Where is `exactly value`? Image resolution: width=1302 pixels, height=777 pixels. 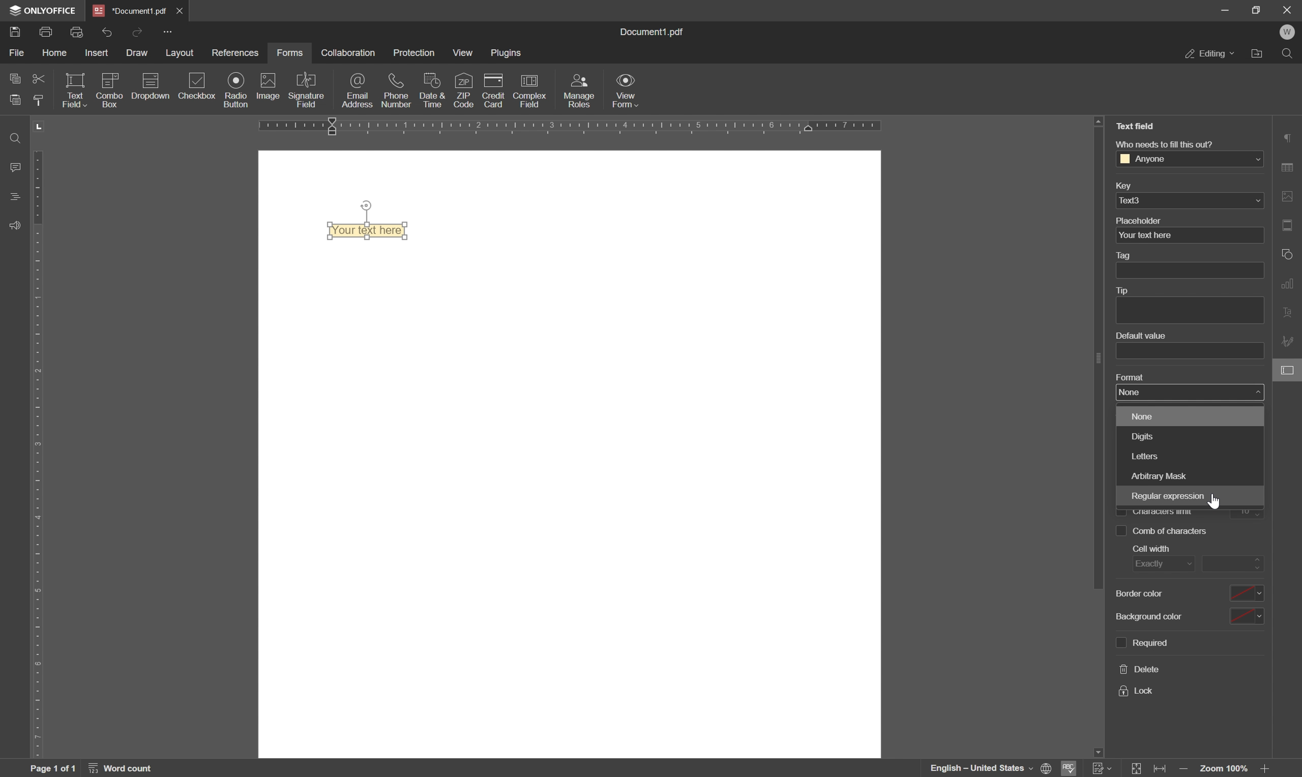 exactly value is located at coordinates (1233, 563).